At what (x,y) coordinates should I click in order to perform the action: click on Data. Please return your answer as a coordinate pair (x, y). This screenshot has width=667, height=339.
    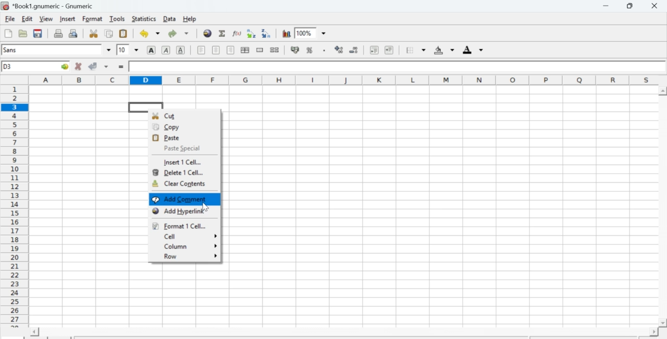
    Looking at the image, I should click on (170, 19).